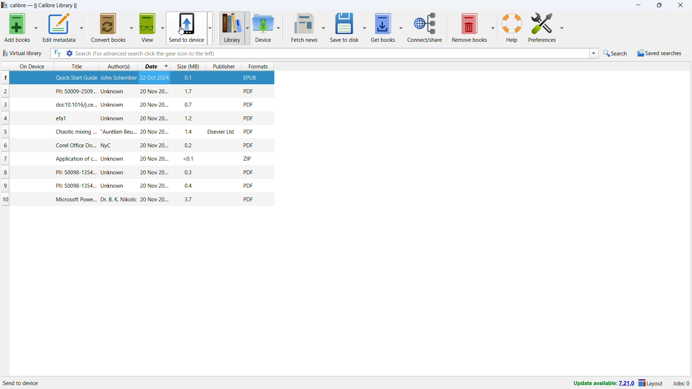  Describe the element at coordinates (118, 66) in the screenshot. I see `sort by authors` at that location.